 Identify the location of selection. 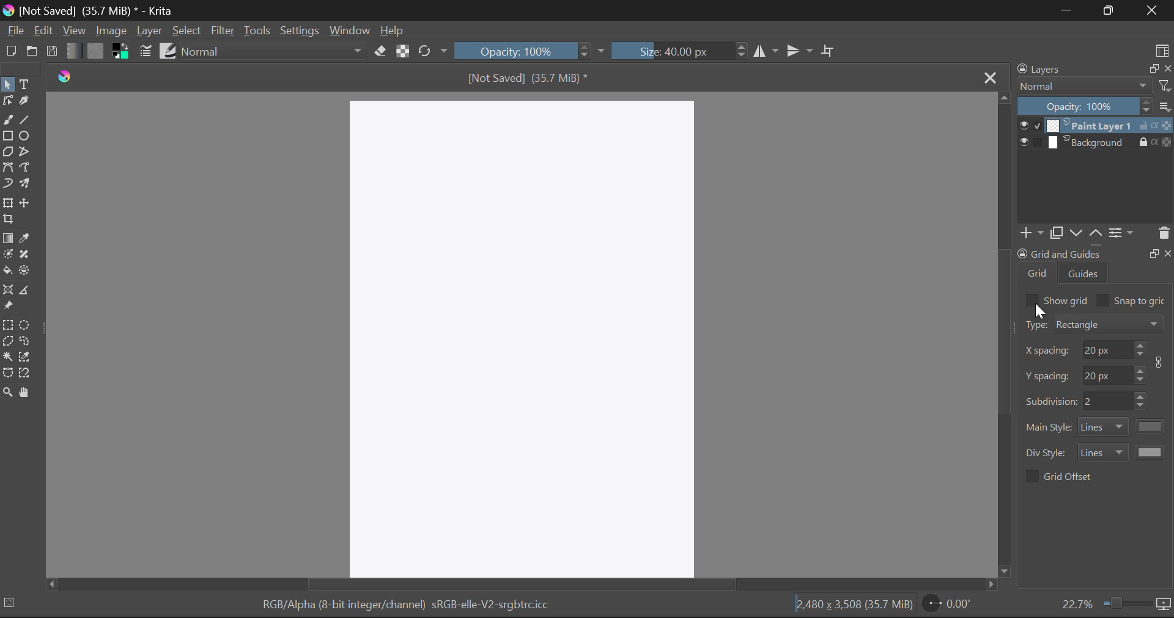
(12, 602).